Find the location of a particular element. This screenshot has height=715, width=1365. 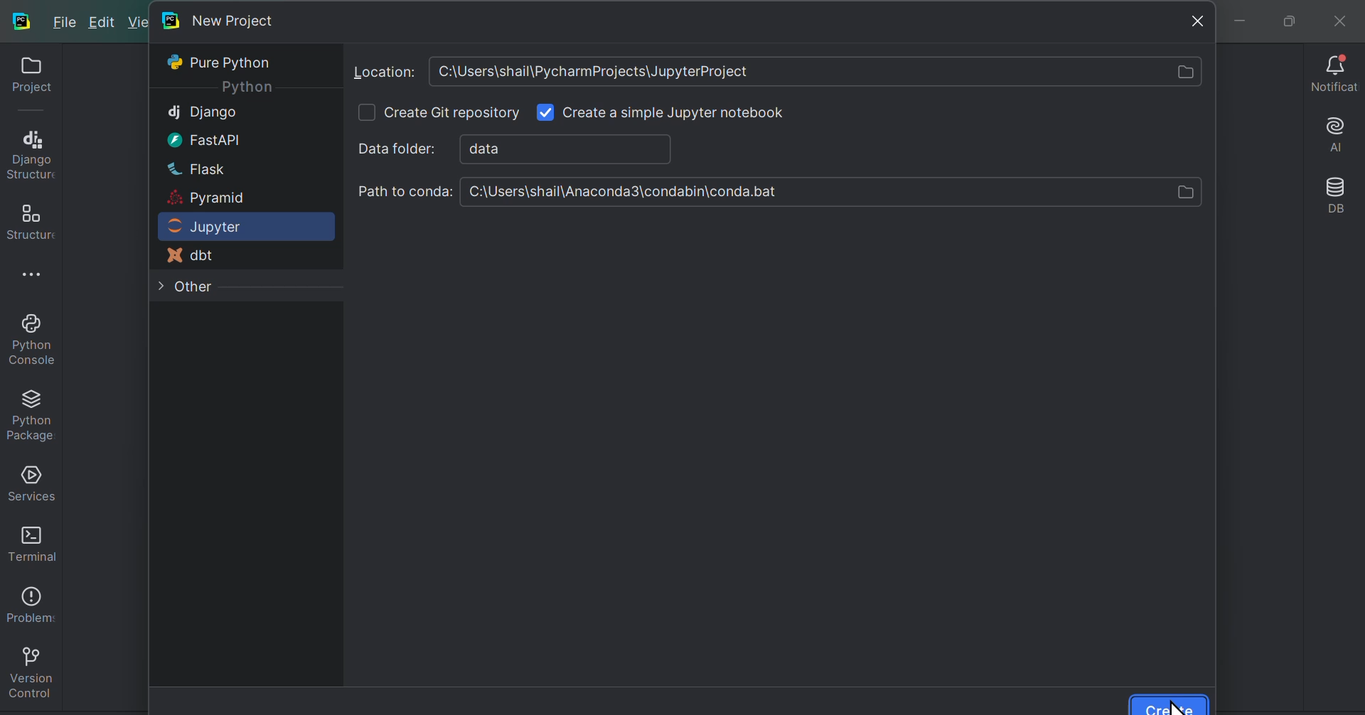

File is located at coordinates (68, 25).